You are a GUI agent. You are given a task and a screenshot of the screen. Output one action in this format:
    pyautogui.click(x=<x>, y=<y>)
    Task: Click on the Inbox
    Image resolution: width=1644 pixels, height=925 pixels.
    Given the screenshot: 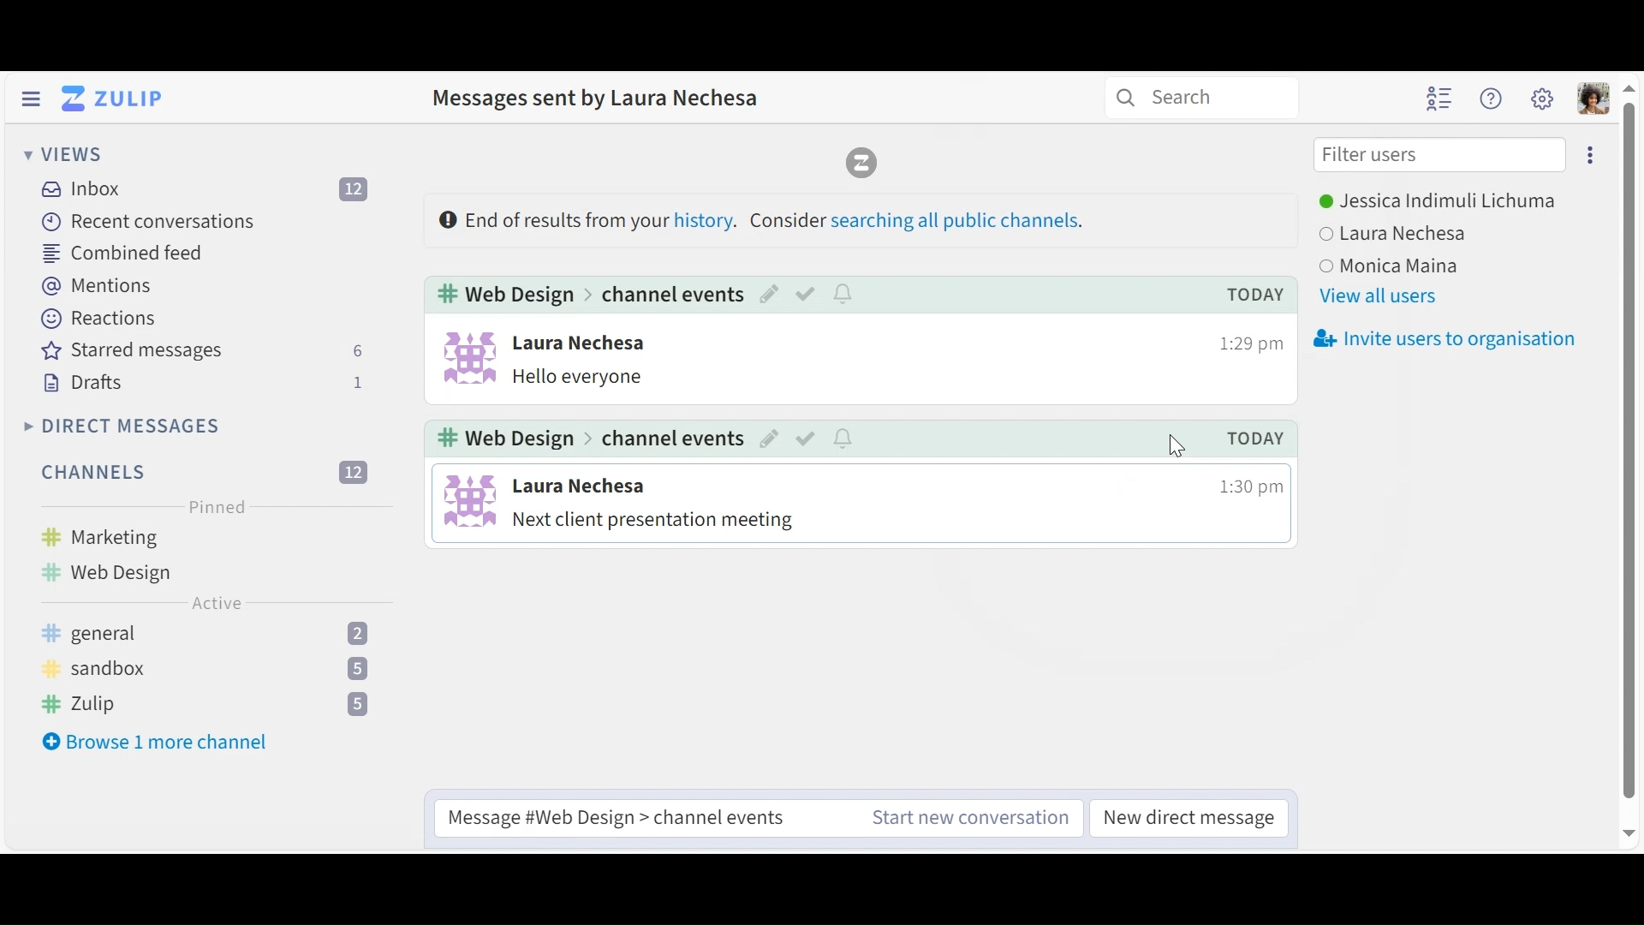 What is the action you would take?
    pyautogui.click(x=214, y=189)
    